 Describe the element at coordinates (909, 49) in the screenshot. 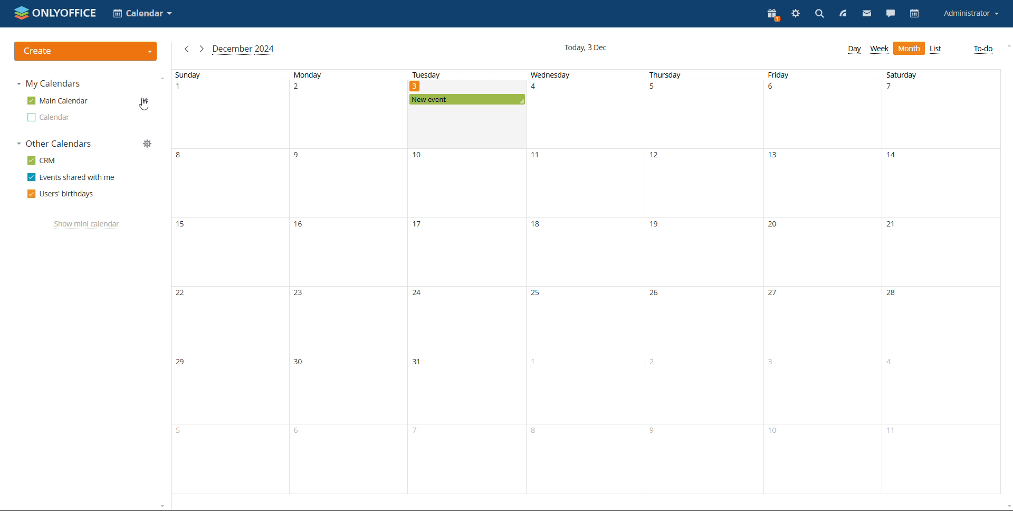

I see `month view` at that location.